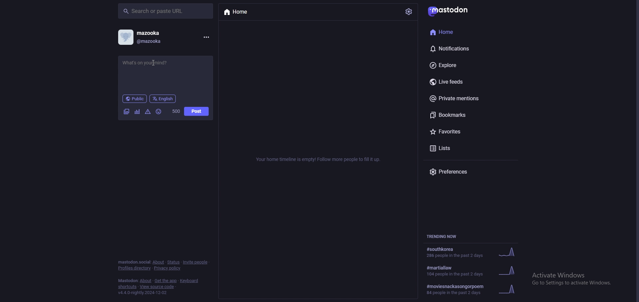 The width and height of the screenshot is (639, 302). Describe the element at coordinates (189, 281) in the screenshot. I see `keyboard` at that location.